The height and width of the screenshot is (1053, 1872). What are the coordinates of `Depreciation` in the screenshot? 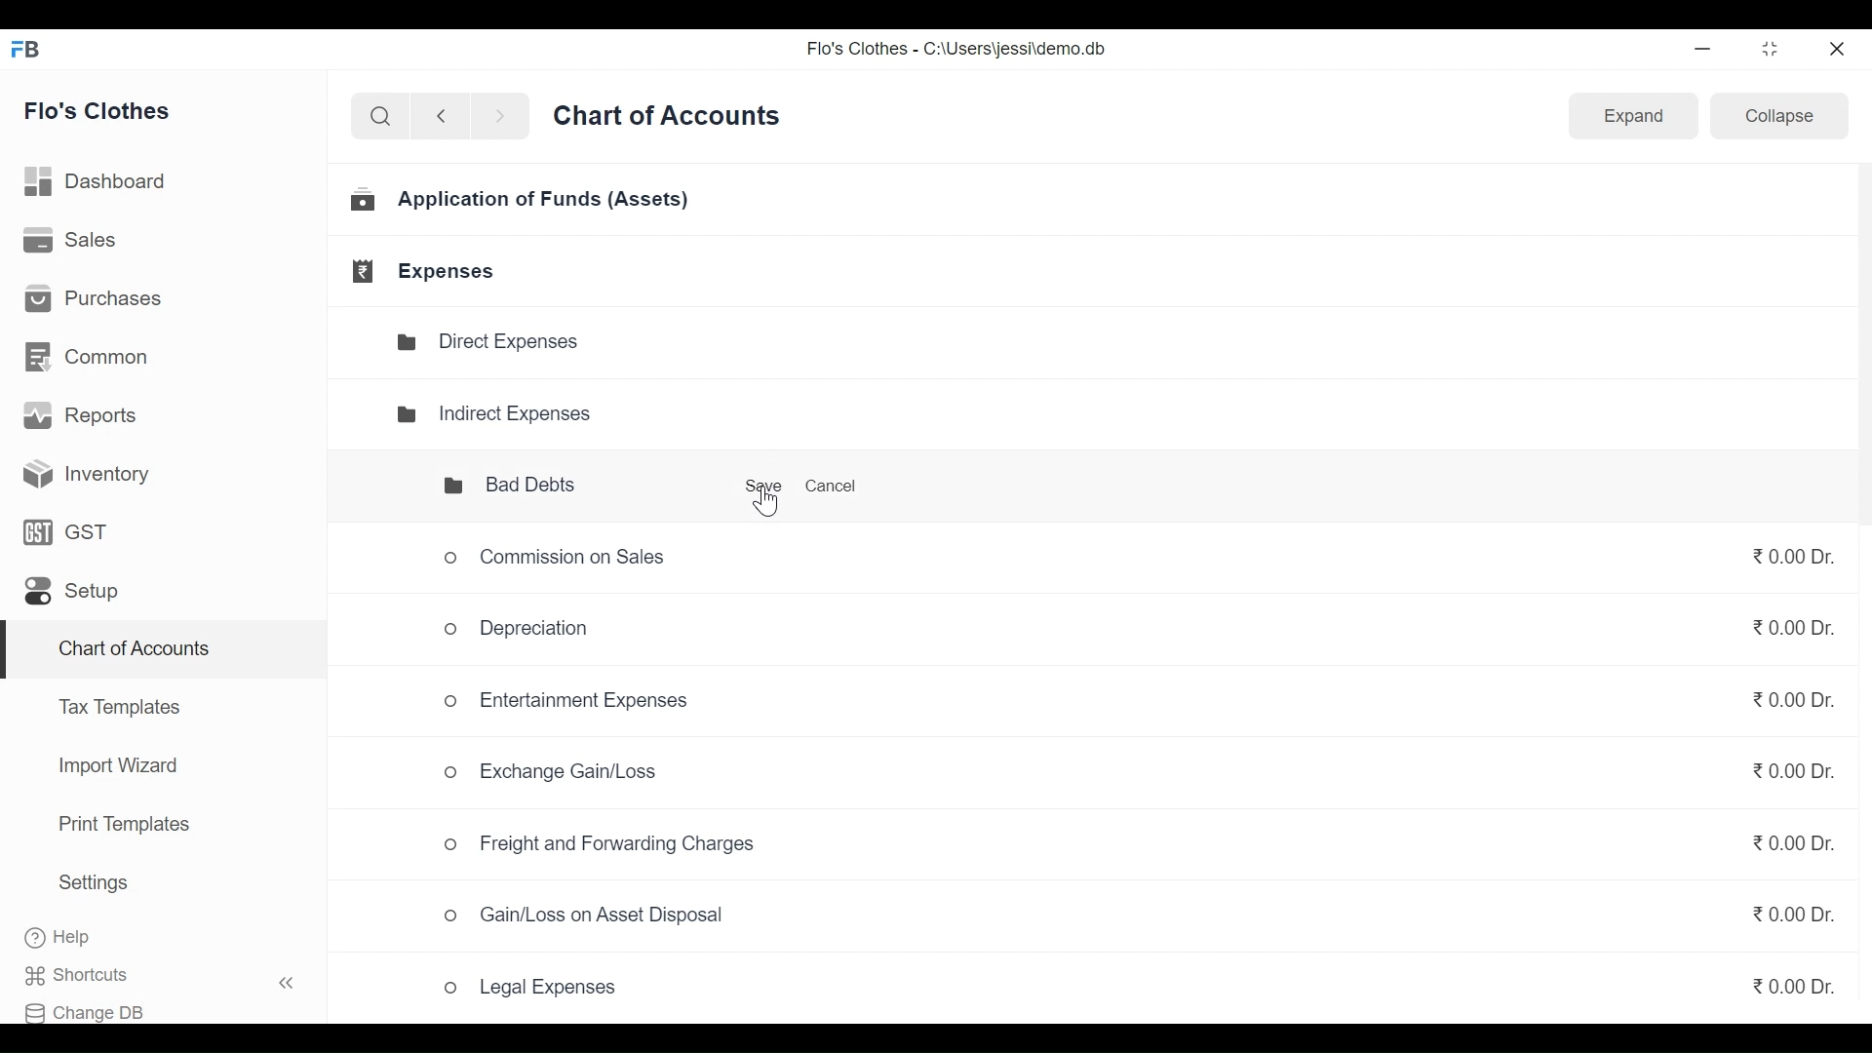 It's located at (525, 633).